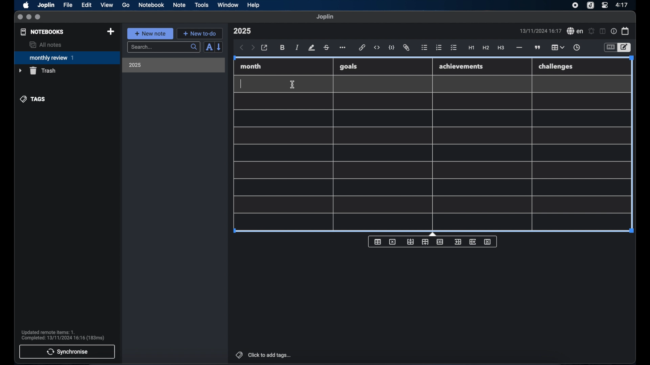  Describe the element at coordinates (519, 48) in the screenshot. I see `horizontal rule` at that location.